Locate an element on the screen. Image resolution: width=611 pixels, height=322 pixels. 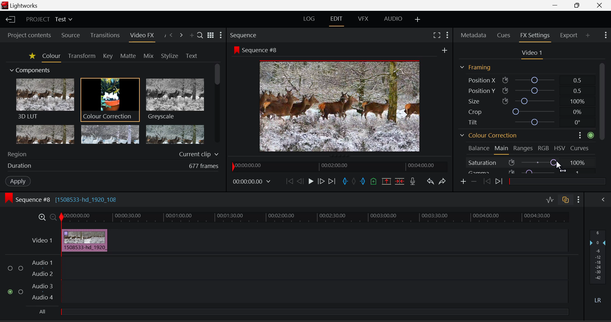
Timeline Zoom Out is located at coordinates (53, 218).